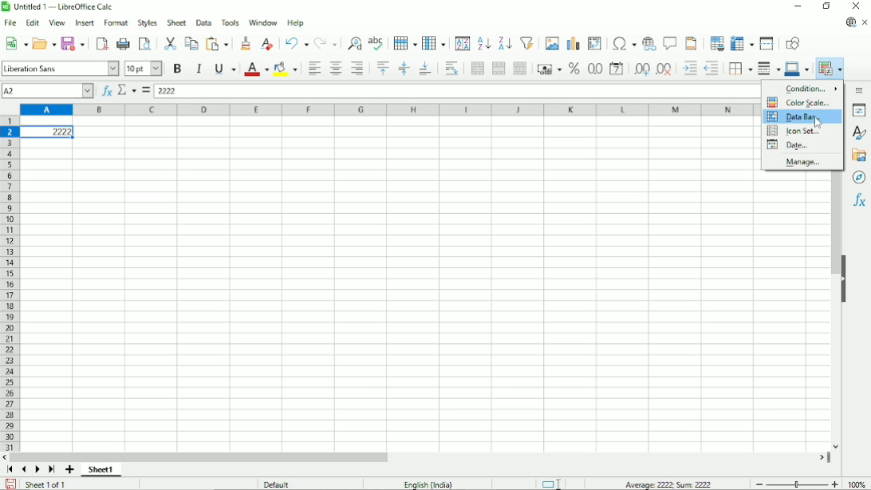 The width and height of the screenshot is (871, 490). Describe the element at coordinates (828, 6) in the screenshot. I see `Restore down` at that location.